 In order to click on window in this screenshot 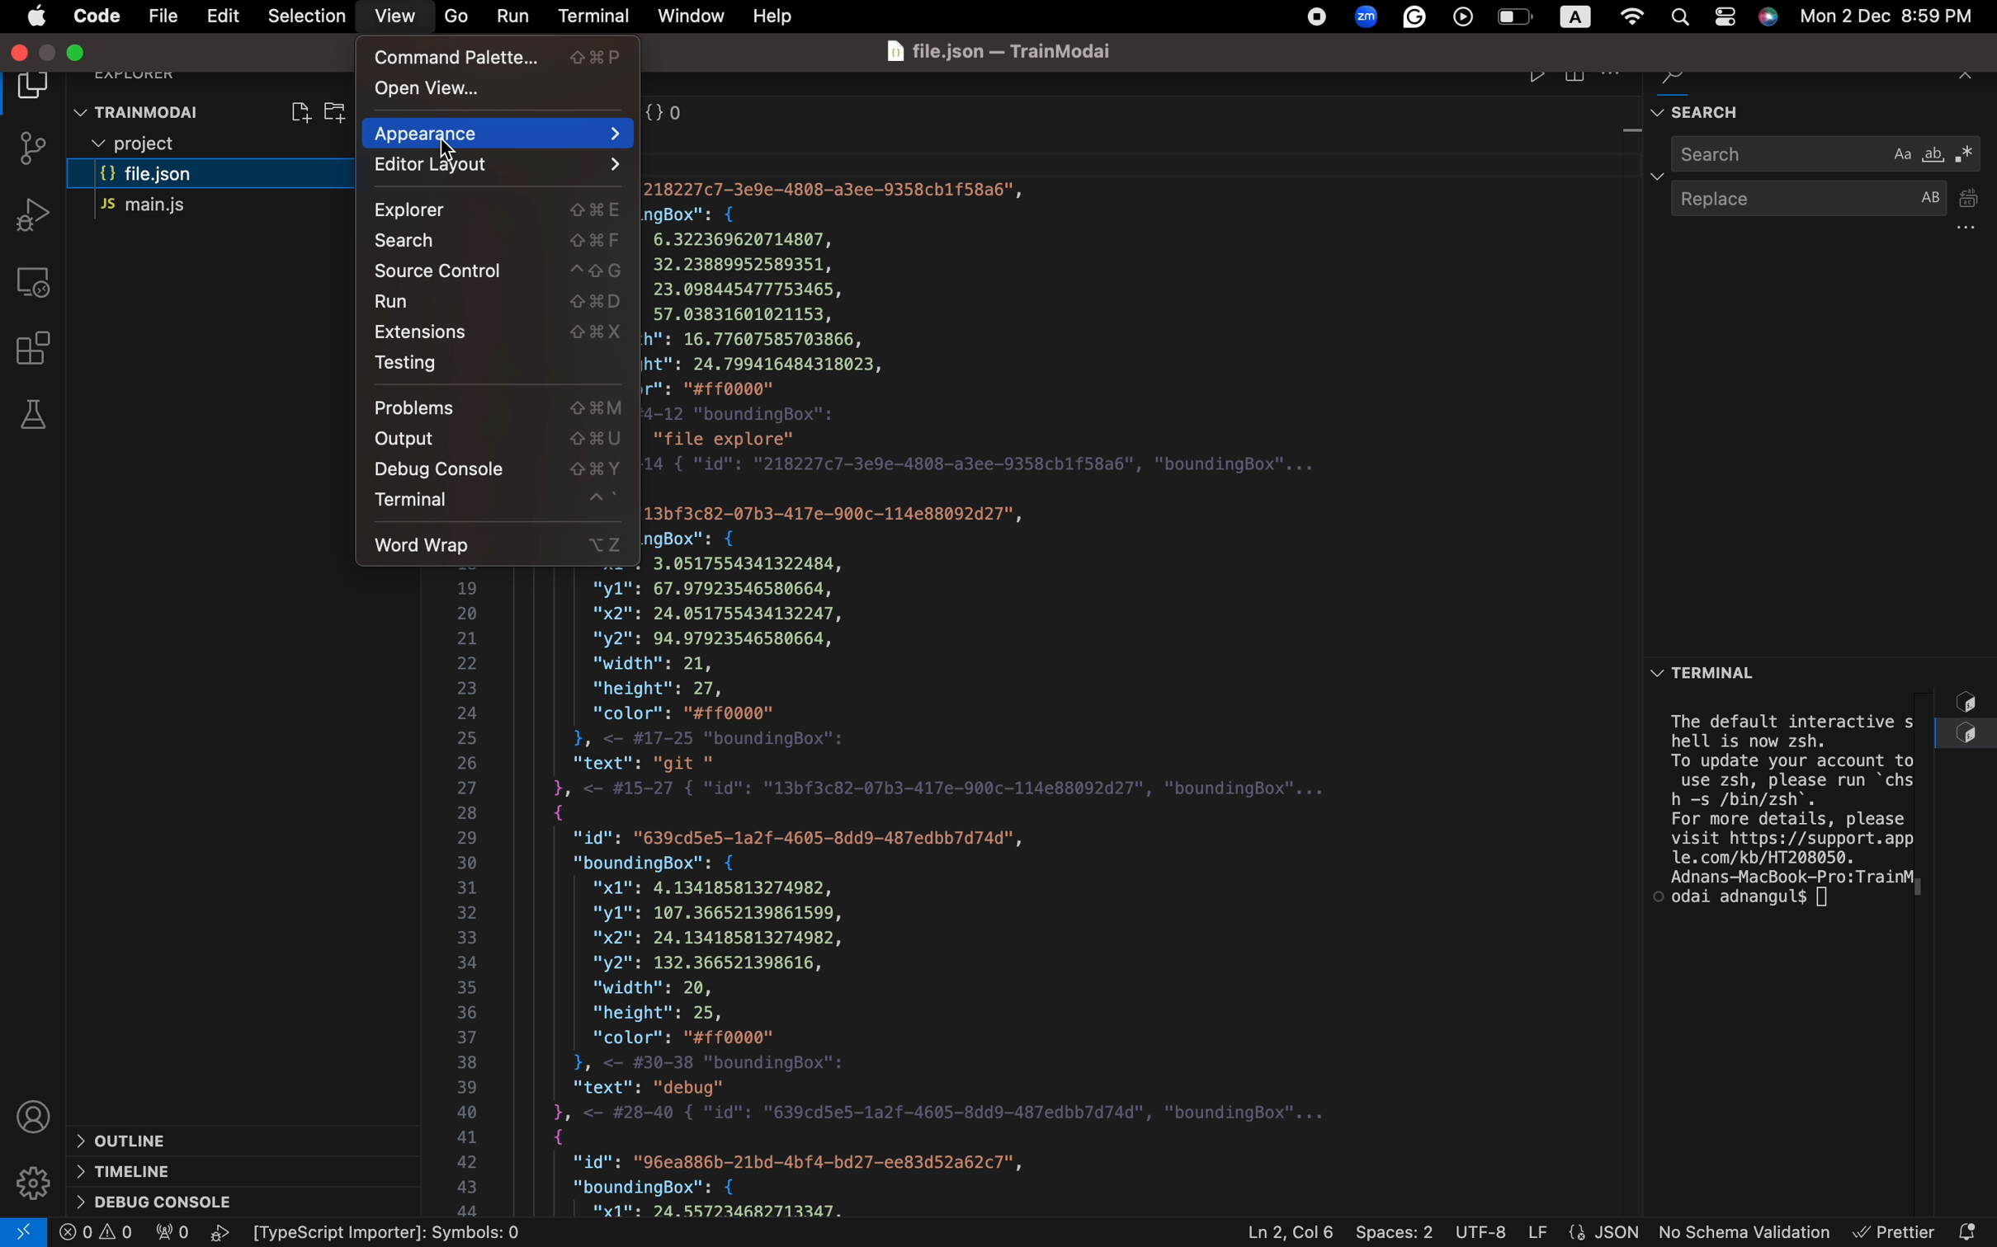, I will do `click(690, 13)`.